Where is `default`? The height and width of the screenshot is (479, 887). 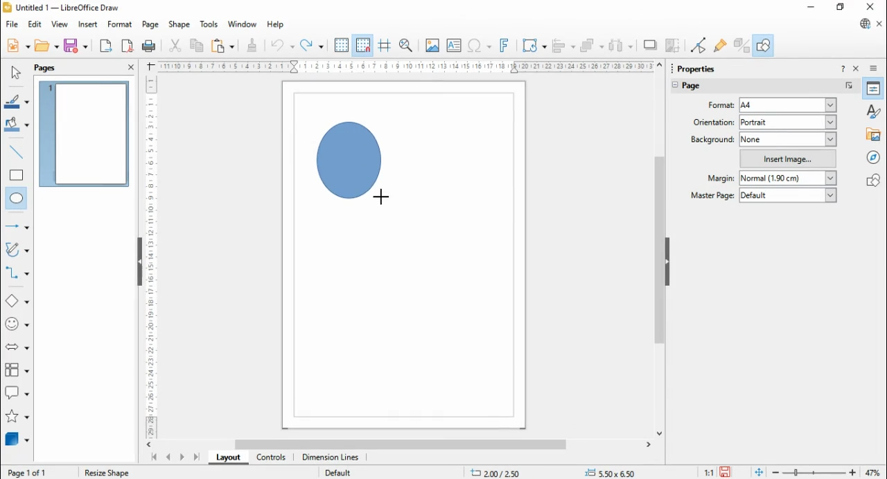 default is located at coordinates (788, 195).